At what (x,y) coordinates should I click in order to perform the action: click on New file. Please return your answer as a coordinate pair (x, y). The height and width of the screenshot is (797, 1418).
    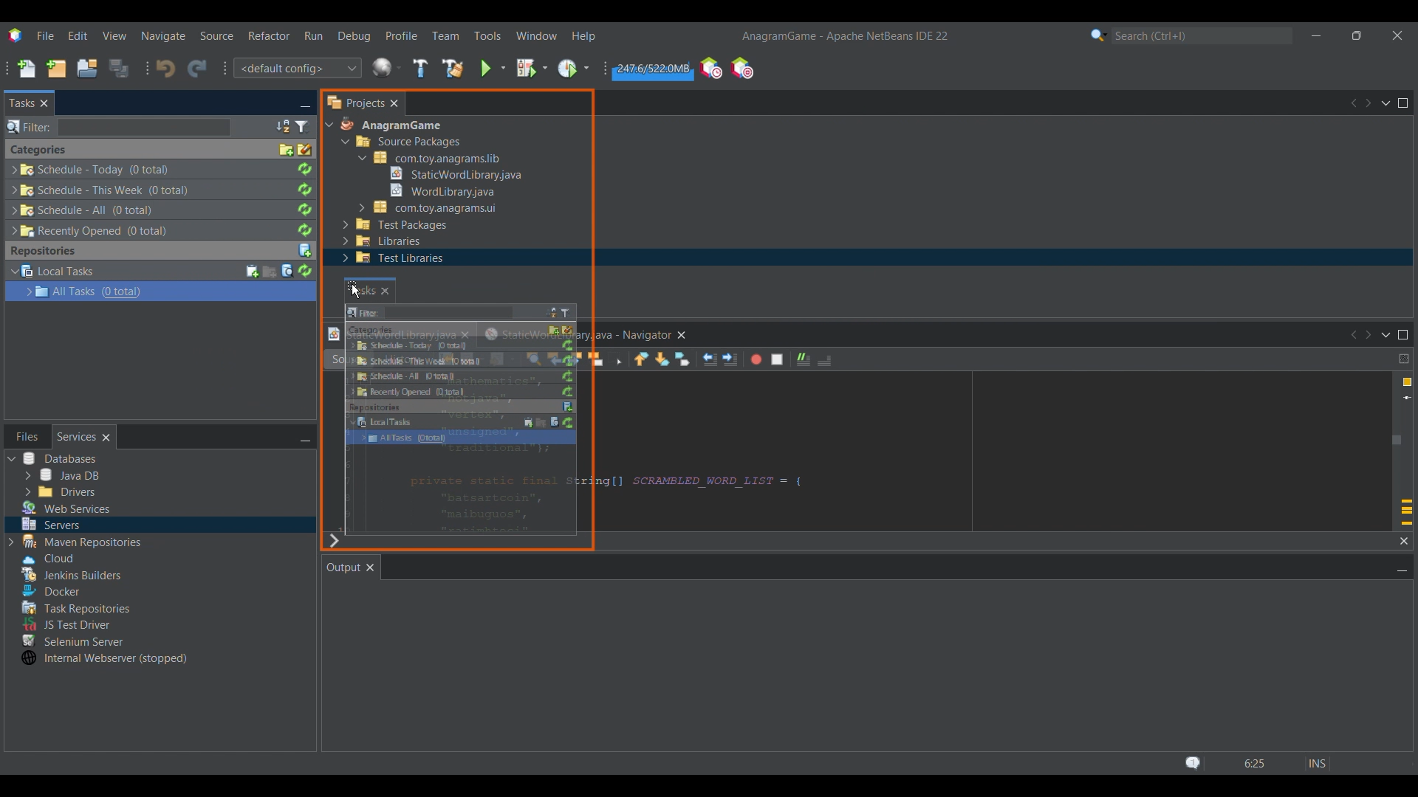
    Looking at the image, I should click on (26, 69).